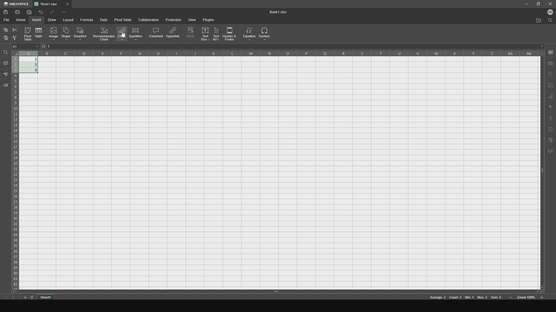  I want to click on smartart, so click(81, 34).